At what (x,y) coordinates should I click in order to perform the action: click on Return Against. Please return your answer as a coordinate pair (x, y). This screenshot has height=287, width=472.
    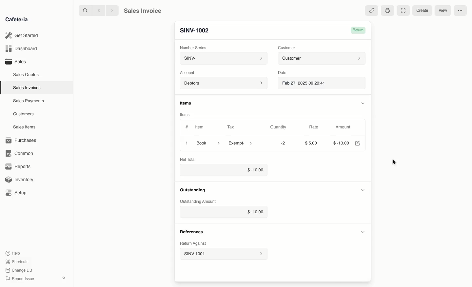
    Looking at the image, I should click on (194, 244).